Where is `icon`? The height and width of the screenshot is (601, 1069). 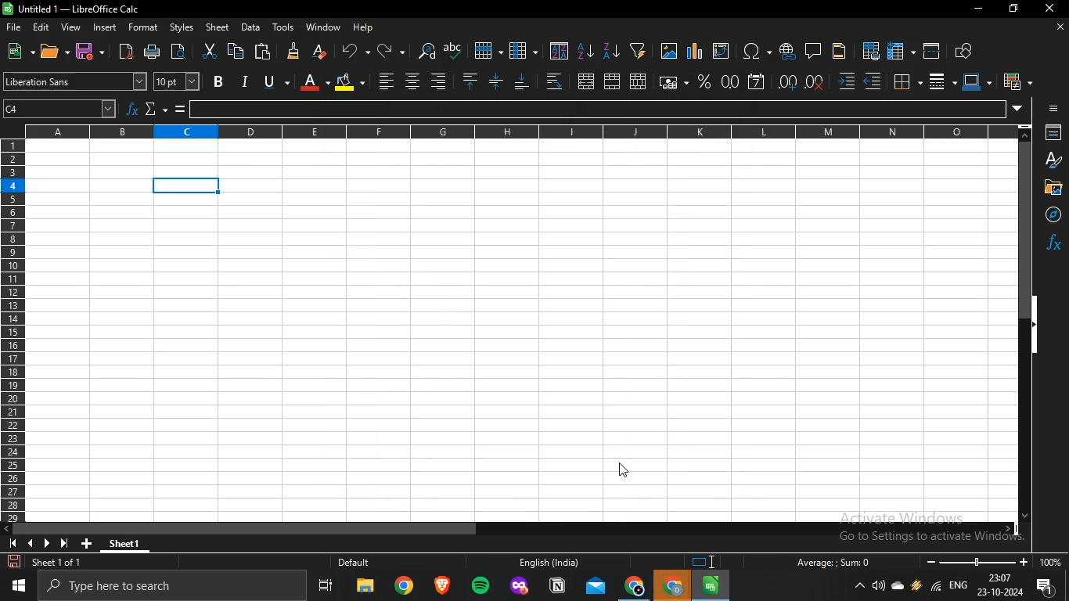 icon is located at coordinates (1055, 109).